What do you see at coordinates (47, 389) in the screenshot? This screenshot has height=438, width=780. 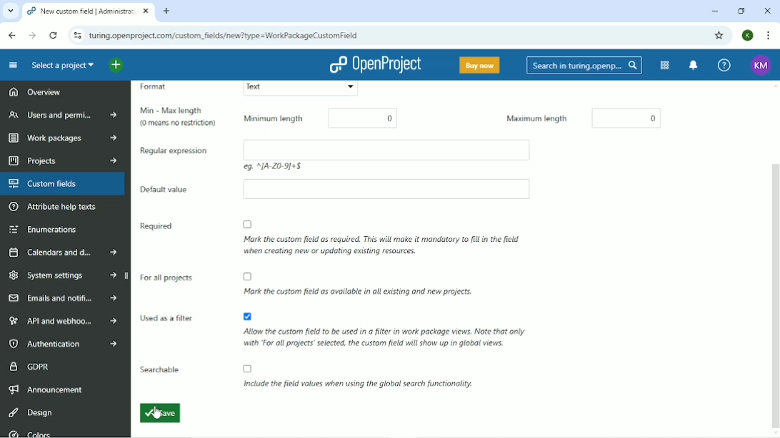 I see `Announcement` at bounding box center [47, 389].